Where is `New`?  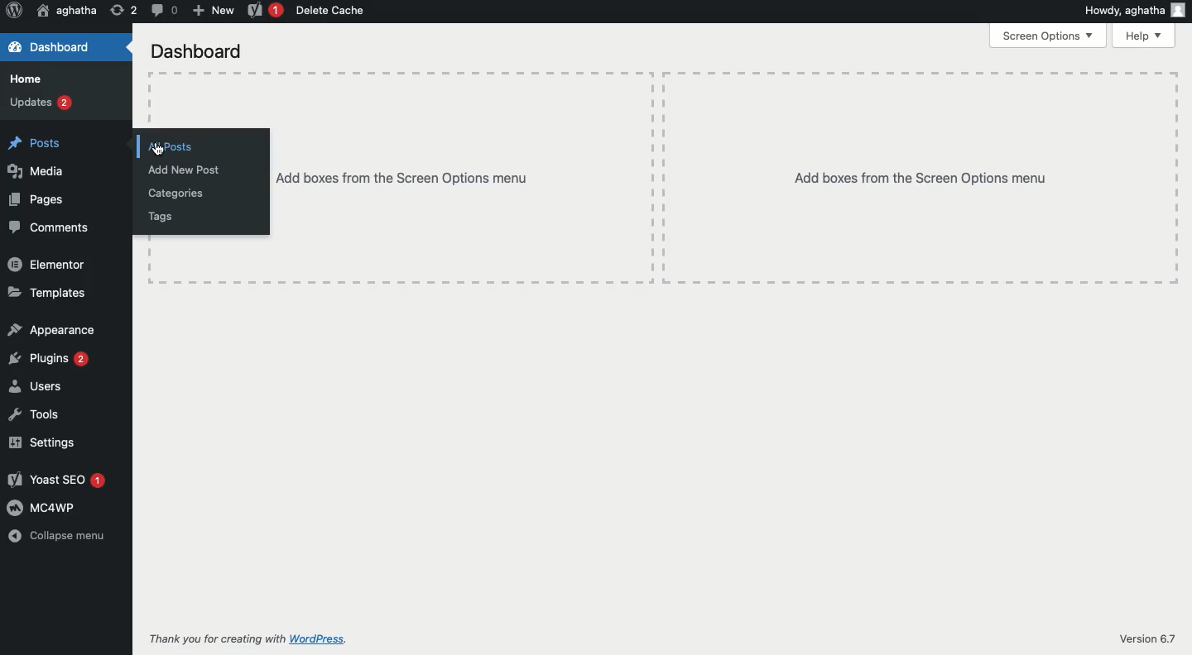
New is located at coordinates (212, 11).